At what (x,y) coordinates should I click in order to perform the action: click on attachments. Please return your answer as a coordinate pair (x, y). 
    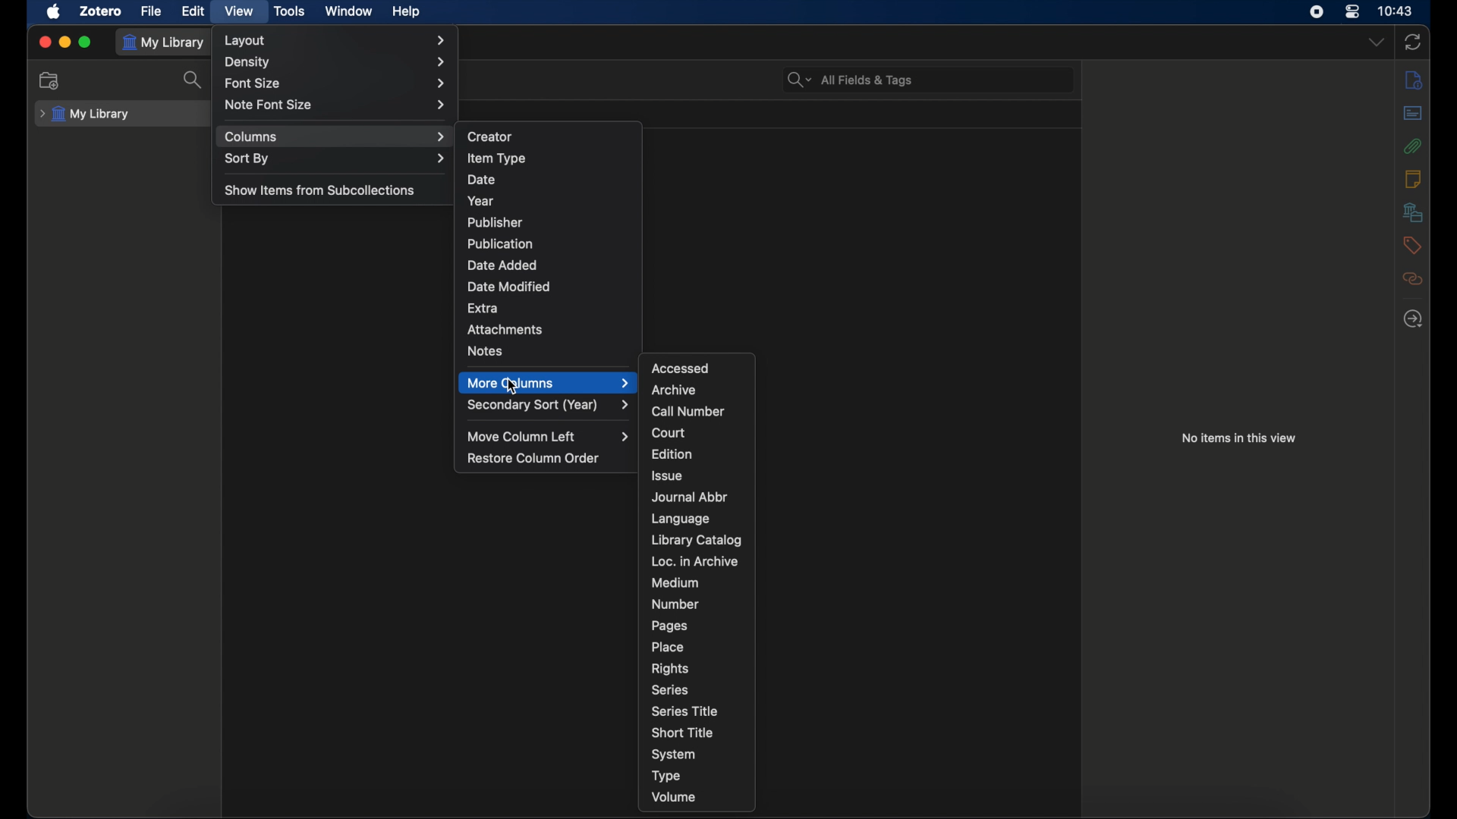
    Looking at the image, I should click on (1412, 146).